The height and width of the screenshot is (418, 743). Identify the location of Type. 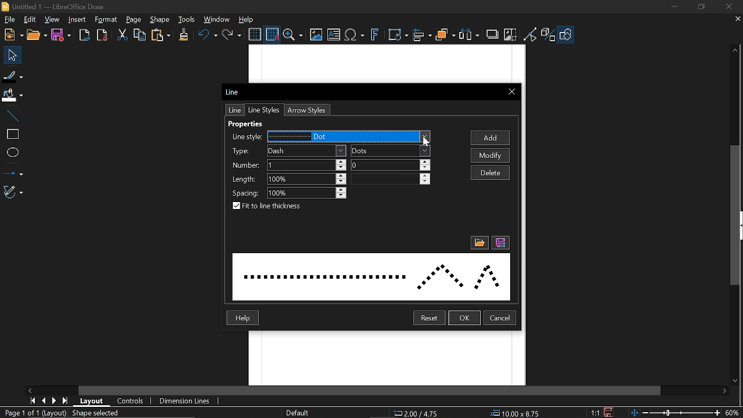
(306, 150).